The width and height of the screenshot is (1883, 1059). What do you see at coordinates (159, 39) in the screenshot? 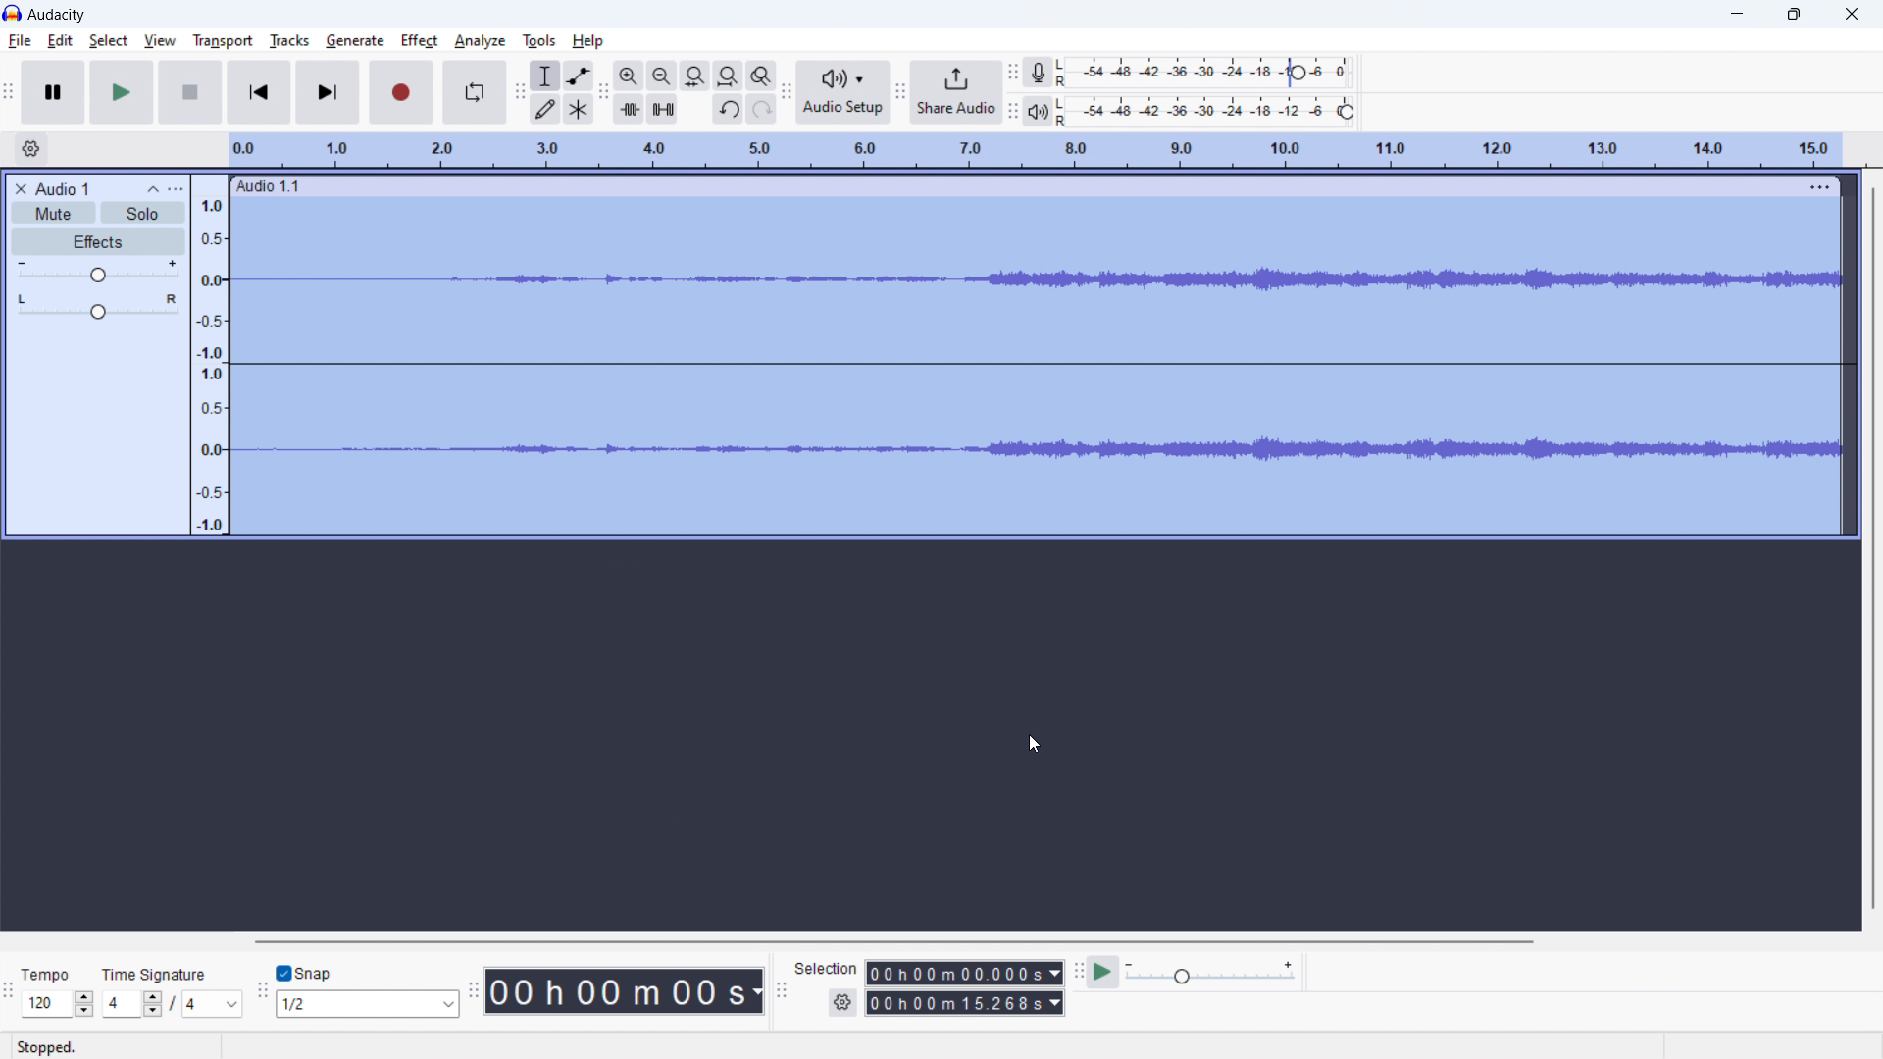
I see `view` at bounding box center [159, 39].